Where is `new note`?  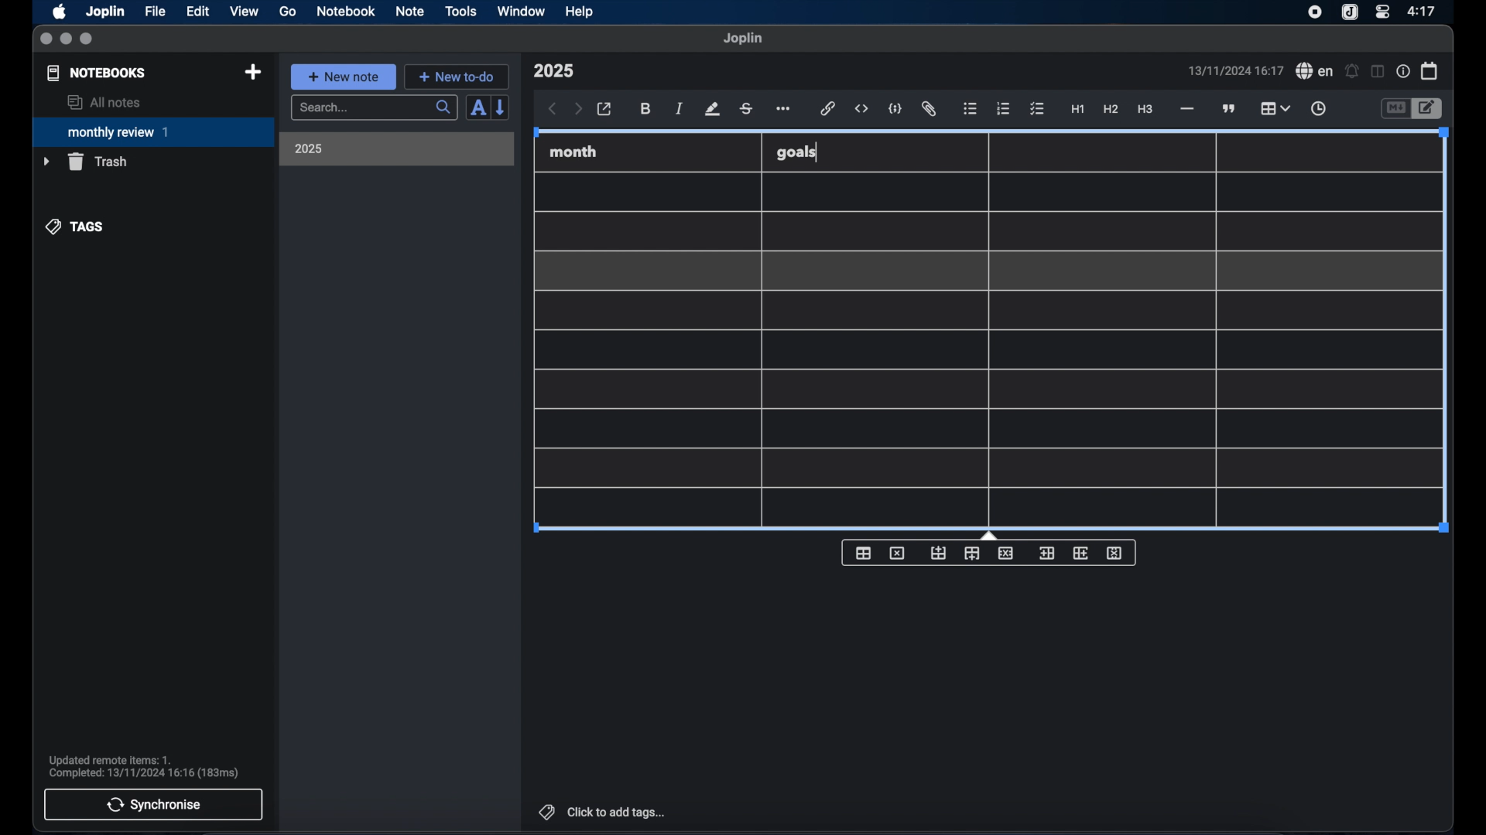
new note is located at coordinates (343, 77).